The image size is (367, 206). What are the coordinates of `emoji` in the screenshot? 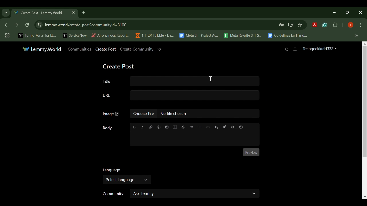 It's located at (158, 127).